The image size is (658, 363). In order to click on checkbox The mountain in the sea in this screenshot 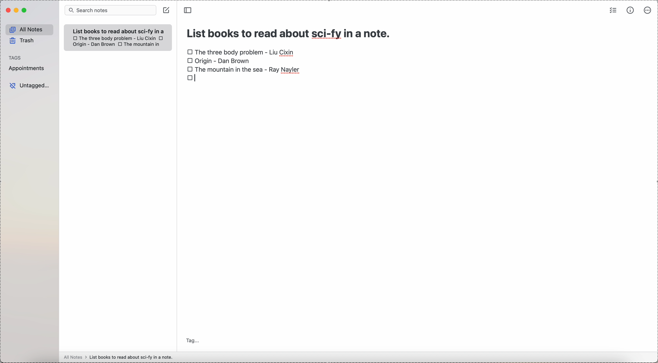, I will do `click(243, 69)`.